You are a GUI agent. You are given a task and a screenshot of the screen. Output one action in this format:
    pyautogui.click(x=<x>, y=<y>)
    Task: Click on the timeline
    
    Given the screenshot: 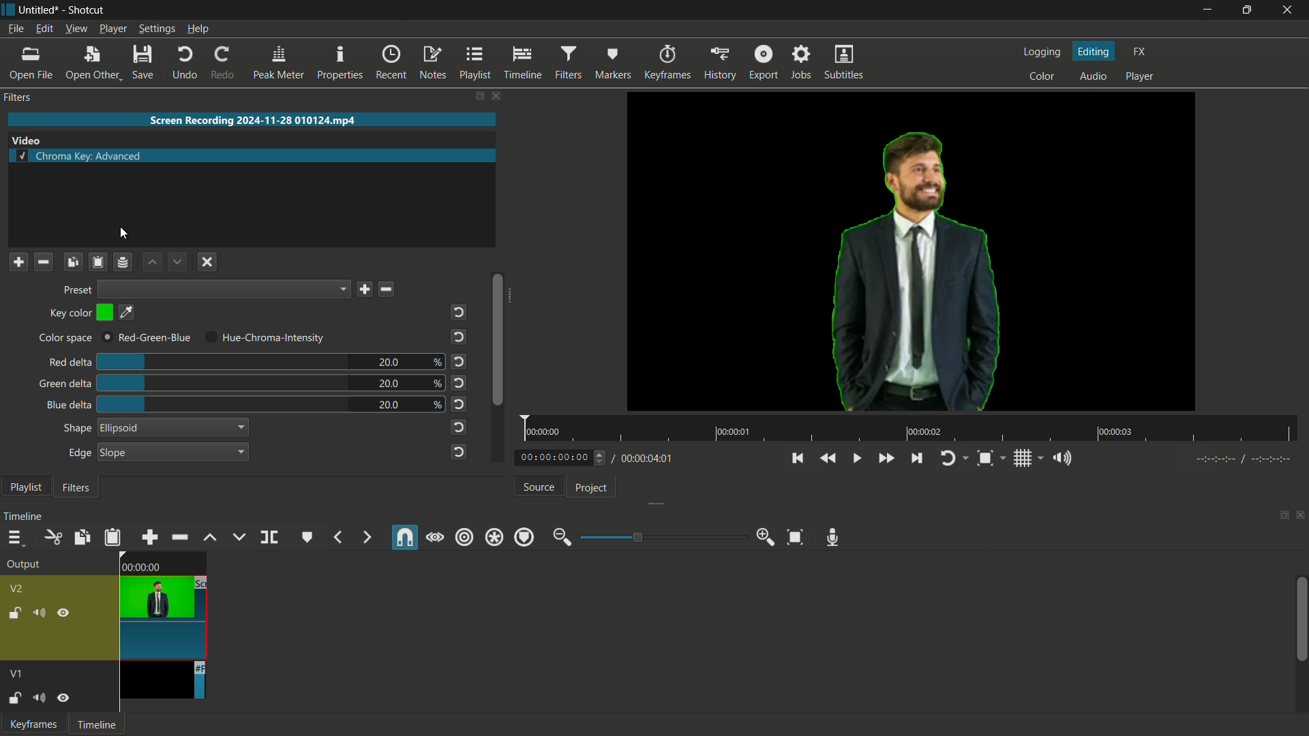 What is the action you would take?
    pyautogui.click(x=522, y=63)
    